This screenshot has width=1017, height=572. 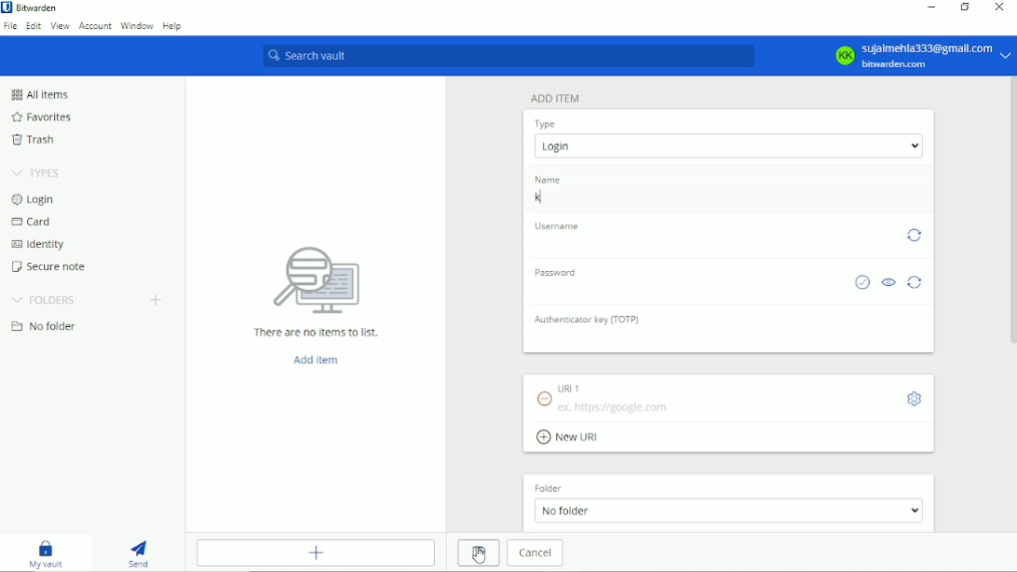 I want to click on Types, so click(x=38, y=172).